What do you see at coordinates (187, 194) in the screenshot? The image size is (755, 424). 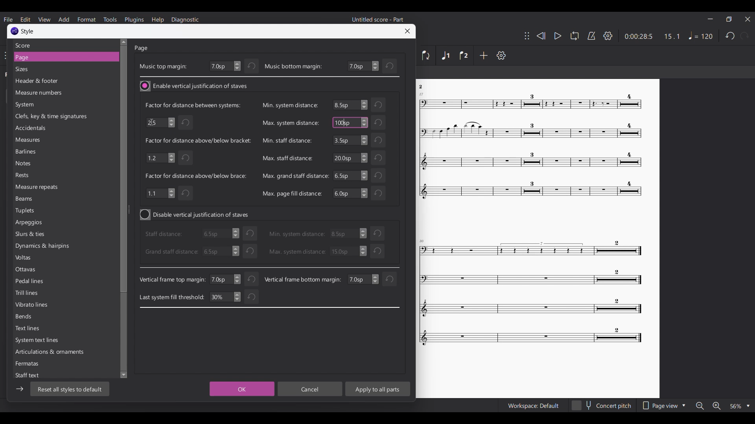 I see `Undo` at bounding box center [187, 194].